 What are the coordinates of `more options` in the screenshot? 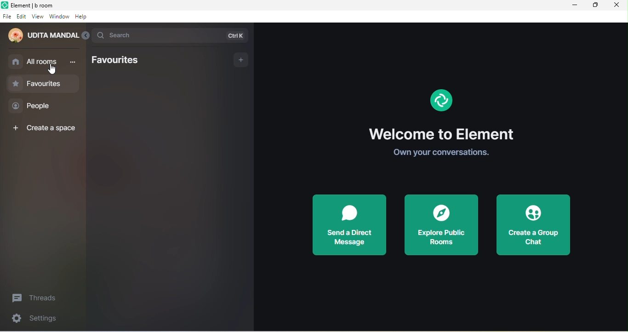 It's located at (72, 63).